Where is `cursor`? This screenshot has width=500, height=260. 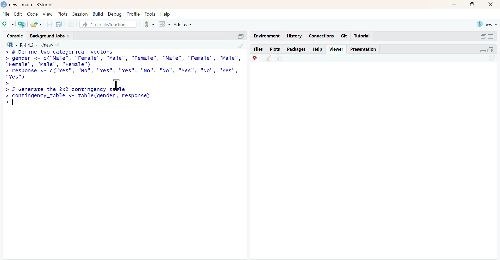 cursor is located at coordinates (117, 85).